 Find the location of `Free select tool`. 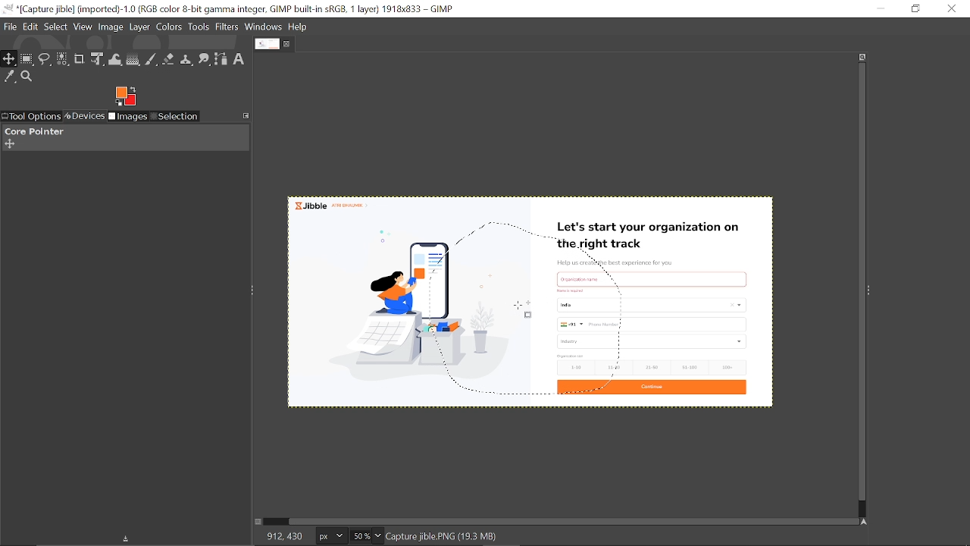

Free select tool is located at coordinates (45, 60).